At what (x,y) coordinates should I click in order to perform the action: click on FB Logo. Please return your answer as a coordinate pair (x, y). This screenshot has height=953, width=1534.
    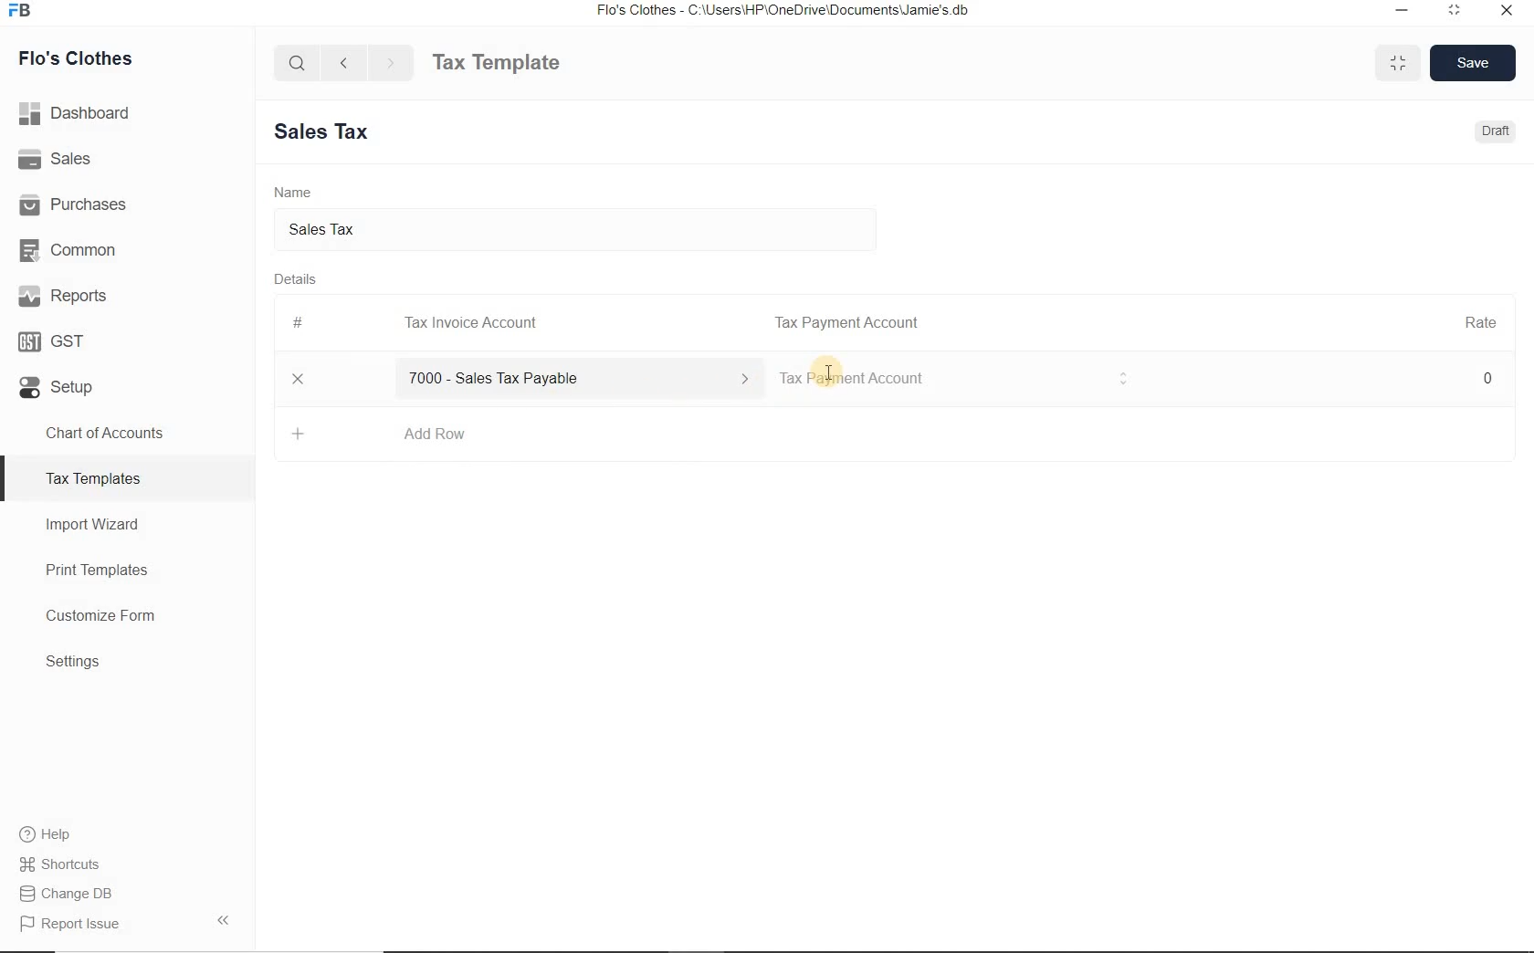
    Looking at the image, I should click on (19, 11).